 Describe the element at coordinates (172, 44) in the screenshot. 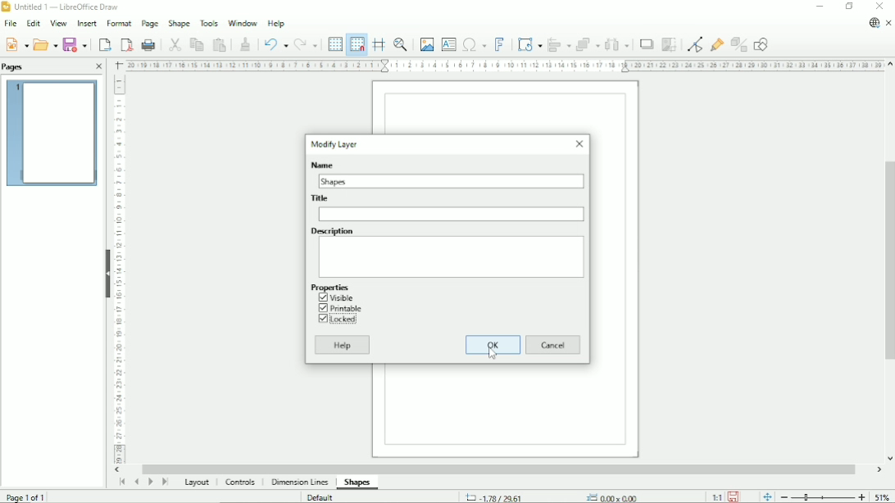

I see `Cut` at that location.